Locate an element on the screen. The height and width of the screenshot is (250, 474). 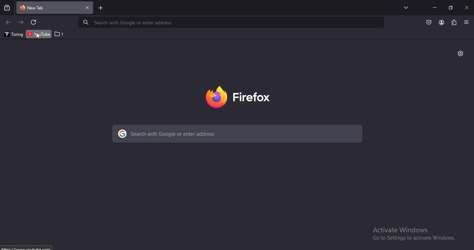
 is located at coordinates (429, 23).